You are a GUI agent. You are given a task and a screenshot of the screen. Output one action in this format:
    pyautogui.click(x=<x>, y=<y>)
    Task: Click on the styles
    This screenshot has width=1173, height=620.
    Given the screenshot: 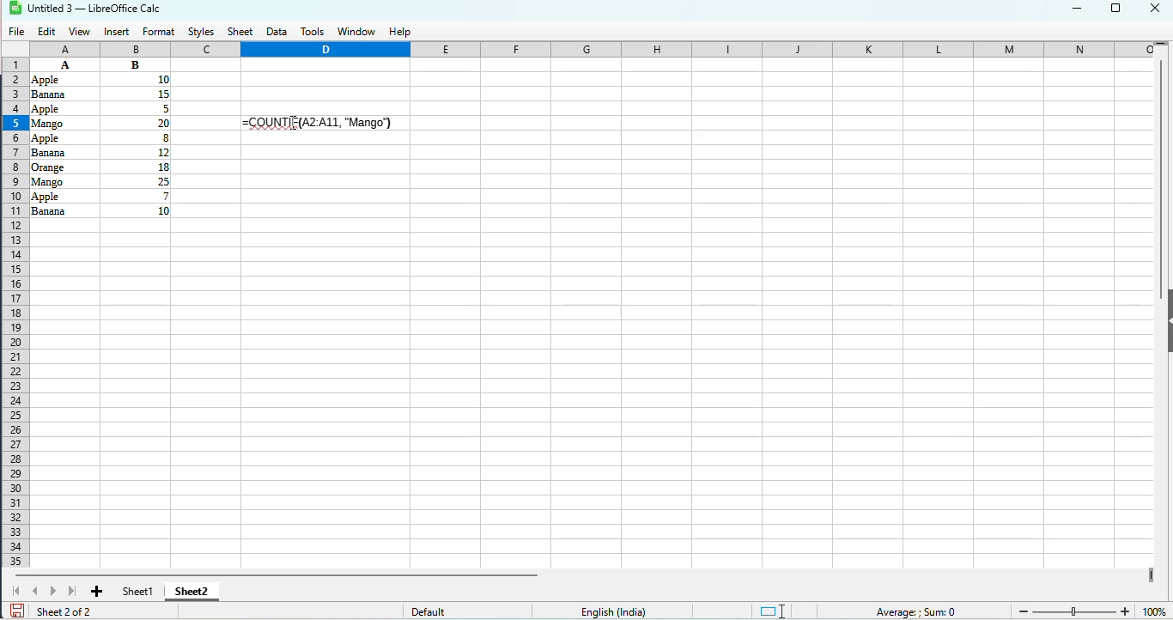 What is the action you would take?
    pyautogui.click(x=202, y=33)
    